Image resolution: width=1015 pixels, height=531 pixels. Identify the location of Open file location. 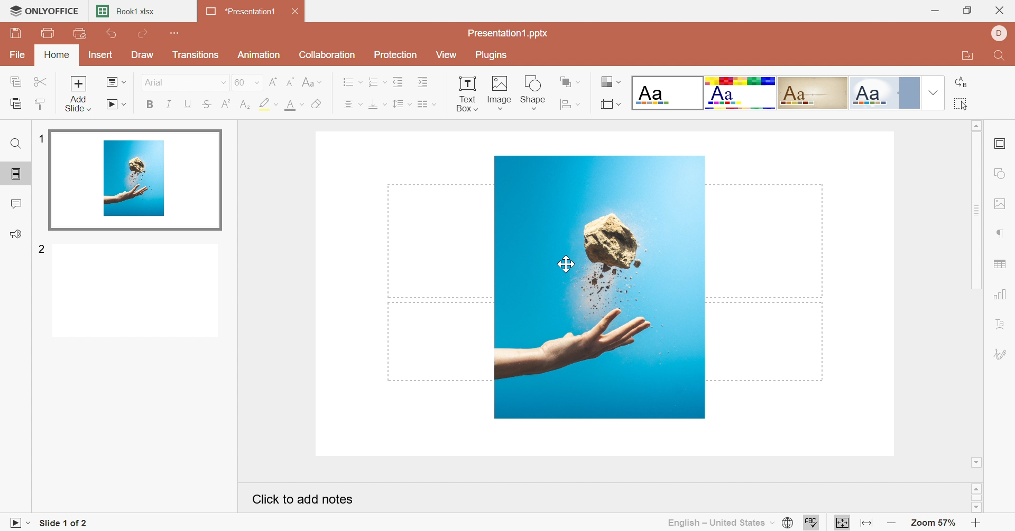
(966, 58).